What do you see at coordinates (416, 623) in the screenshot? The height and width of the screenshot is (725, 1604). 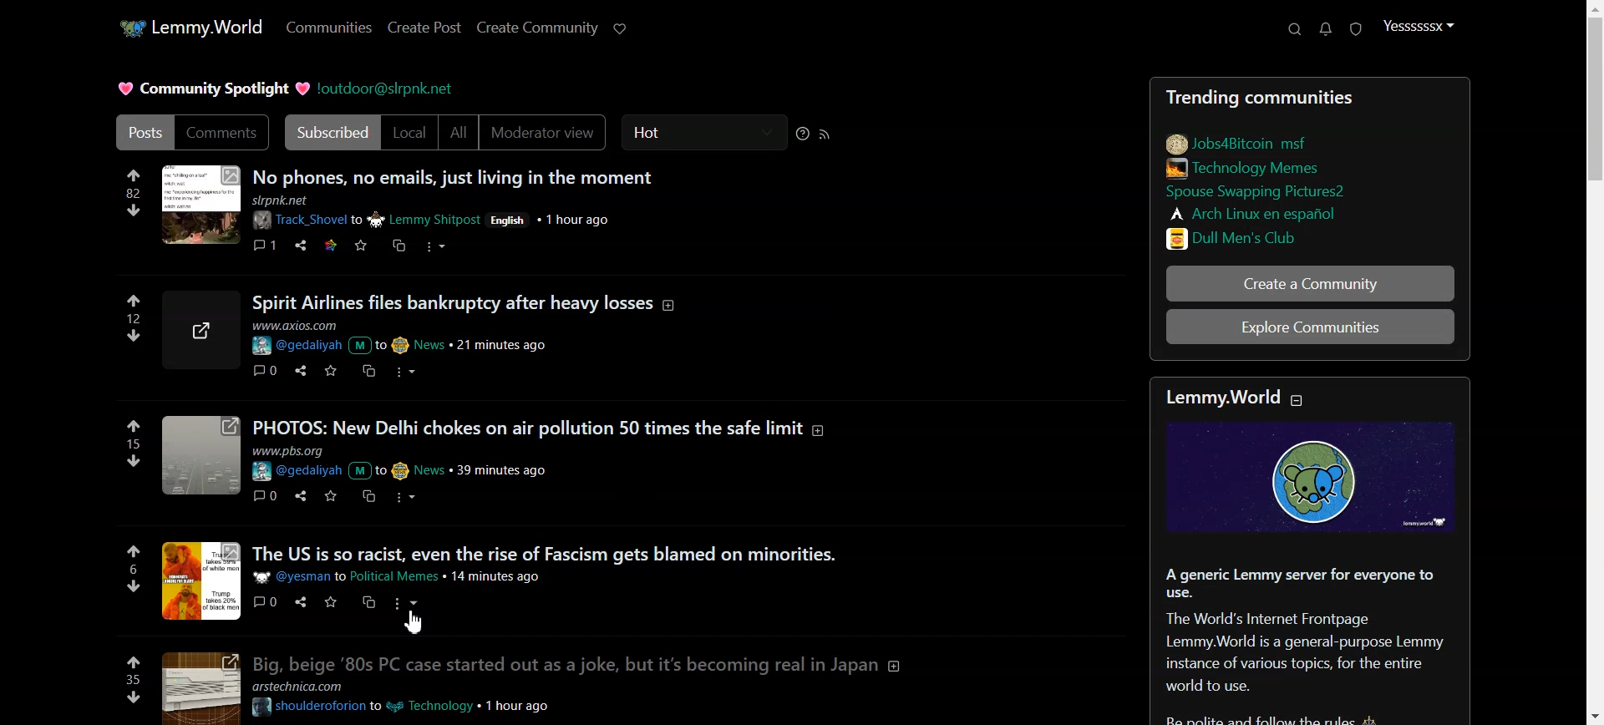 I see `Cursor` at bounding box center [416, 623].